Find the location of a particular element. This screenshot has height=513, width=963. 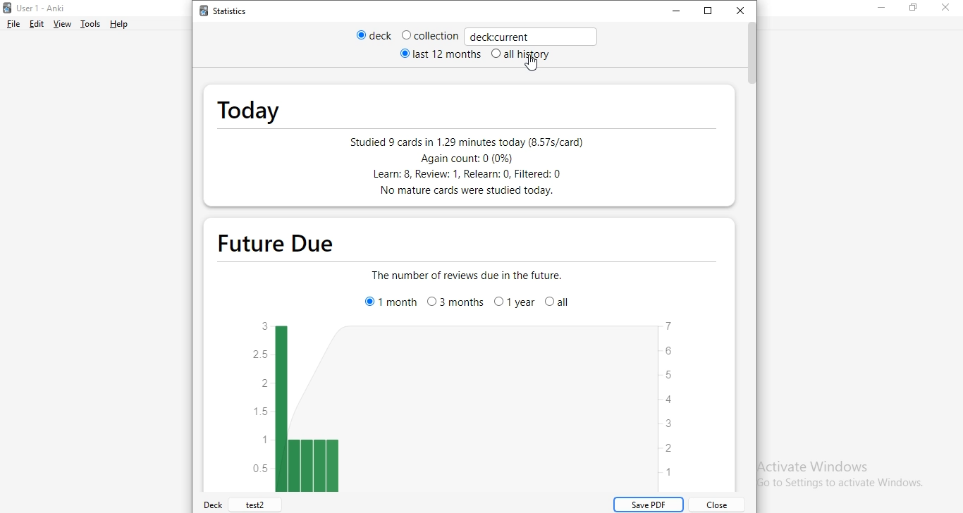

activate windows is located at coordinates (834, 474).